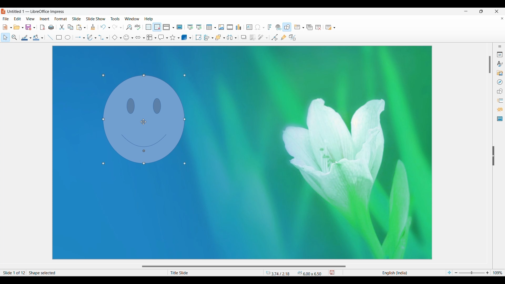 The height and width of the screenshot is (284, 505). Describe the element at coordinates (59, 38) in the screenshot. I see `Rectangle` at that location.